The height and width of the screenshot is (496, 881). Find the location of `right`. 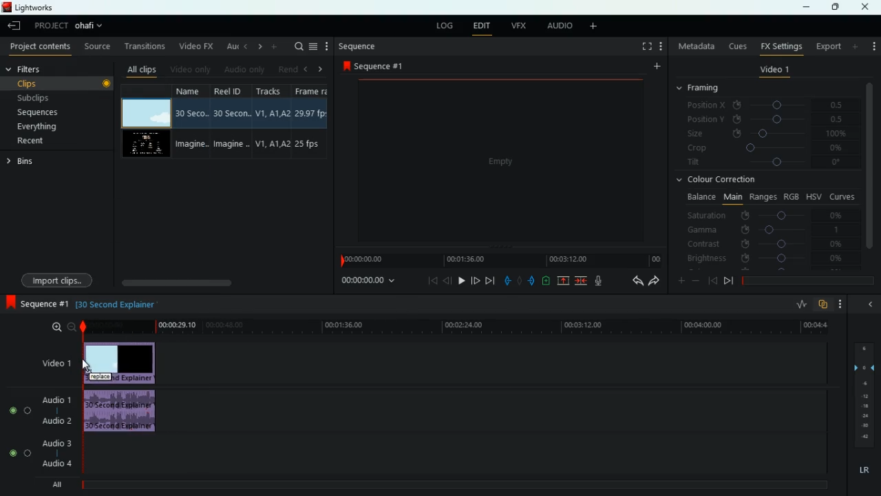

right is located at coordinates (257, 46).